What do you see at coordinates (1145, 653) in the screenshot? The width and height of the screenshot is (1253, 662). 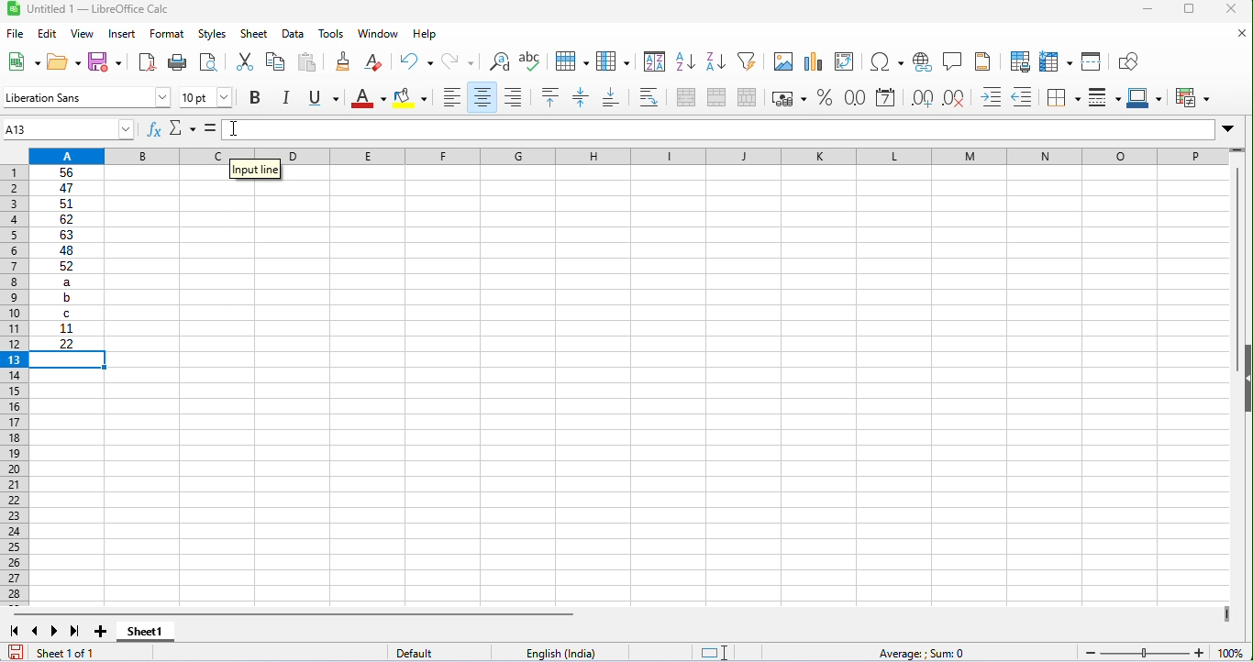 I see `Zoom slider` at bounding box center [1145, 653].